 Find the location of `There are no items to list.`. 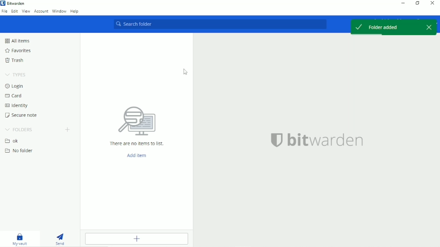

There are no items to list. is located at coordinates (137, 143).